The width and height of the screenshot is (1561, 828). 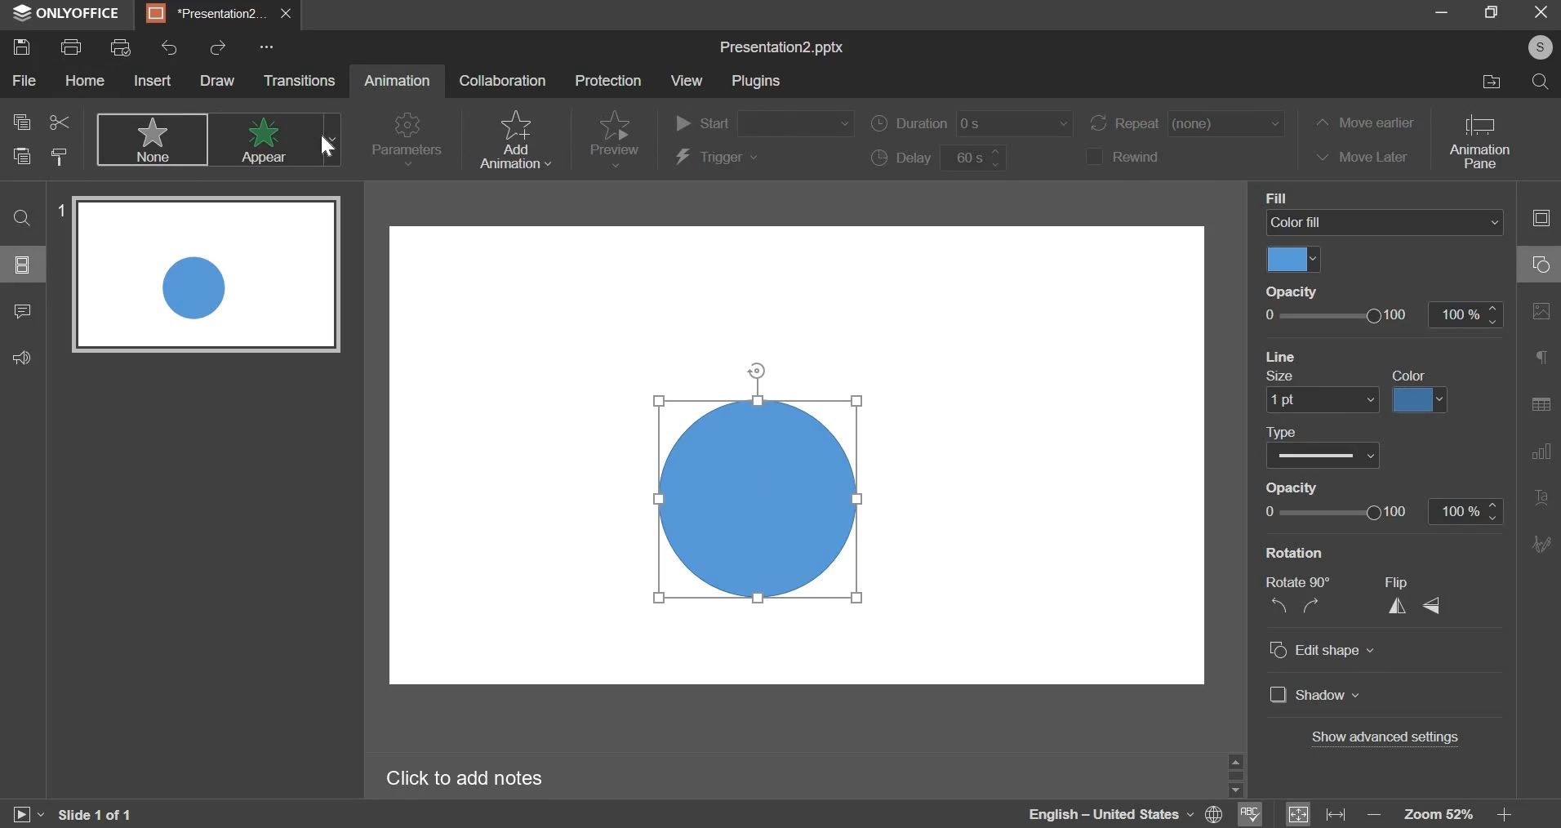 What do you see at coordinates (1297, 599) in the screenshot?
I see `rotation` at bounding box center [1297, 599].